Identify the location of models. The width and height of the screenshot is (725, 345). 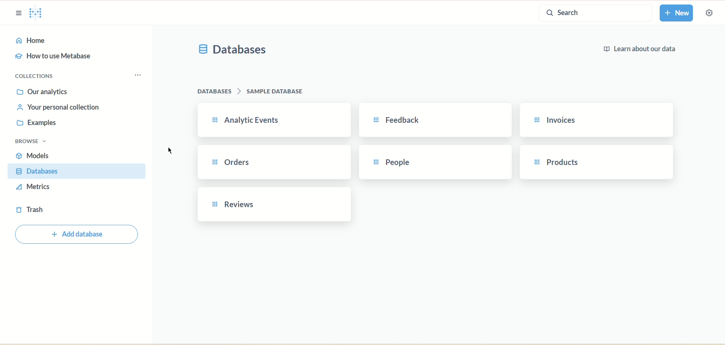
(33, 155).